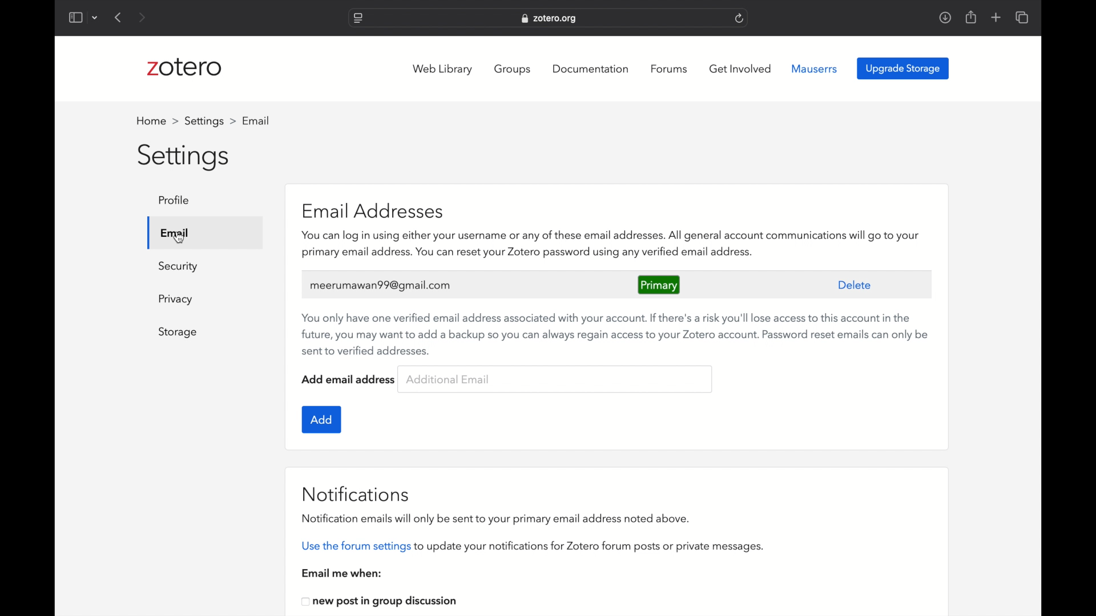 This screenshot has width=1096, height=616. I want to click on new tab, so click(996, 17).